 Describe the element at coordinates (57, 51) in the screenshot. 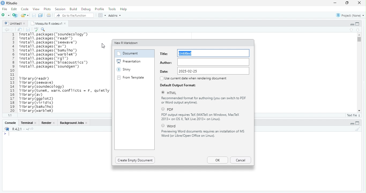

I see `install. packages ("soundecology”)install. packages ("readr")install. packages ("seewave™)install. packages ("av")install. packages("barulho")install. packages("warbler")install. packages("rgl”)install. packages("bioacoustics")install. packages ("soundgen")` at that location.